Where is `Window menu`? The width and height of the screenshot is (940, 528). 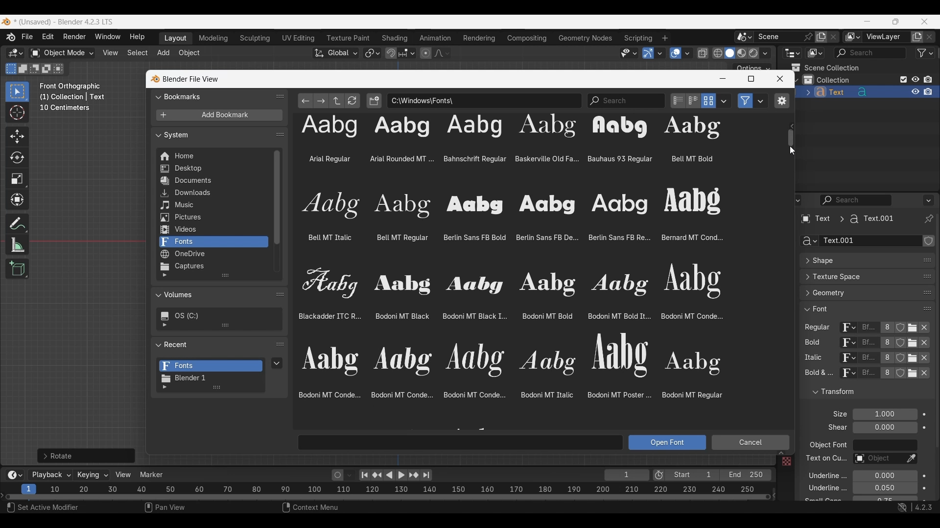
Window menu is located at coordinates (108, 37).